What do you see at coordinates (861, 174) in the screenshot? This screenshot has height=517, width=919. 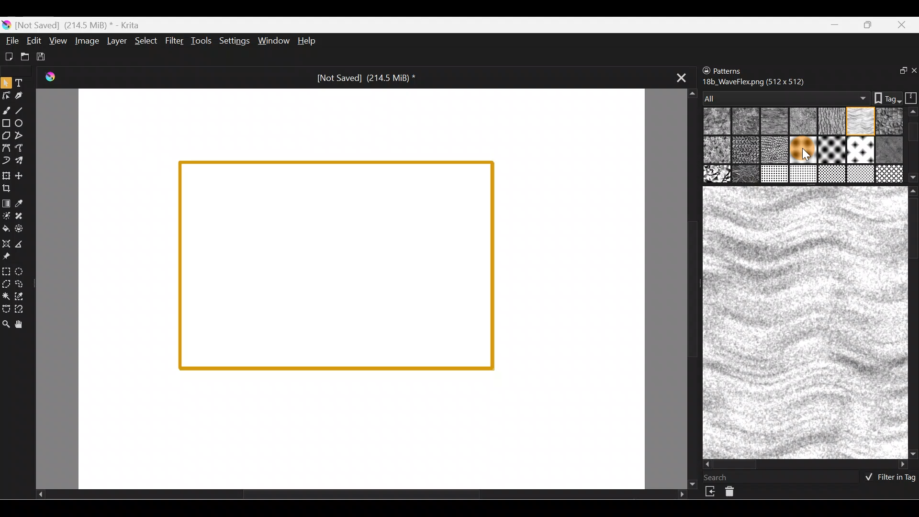 I see `19 texture_crackle.png` at bounding box center [861, 174].